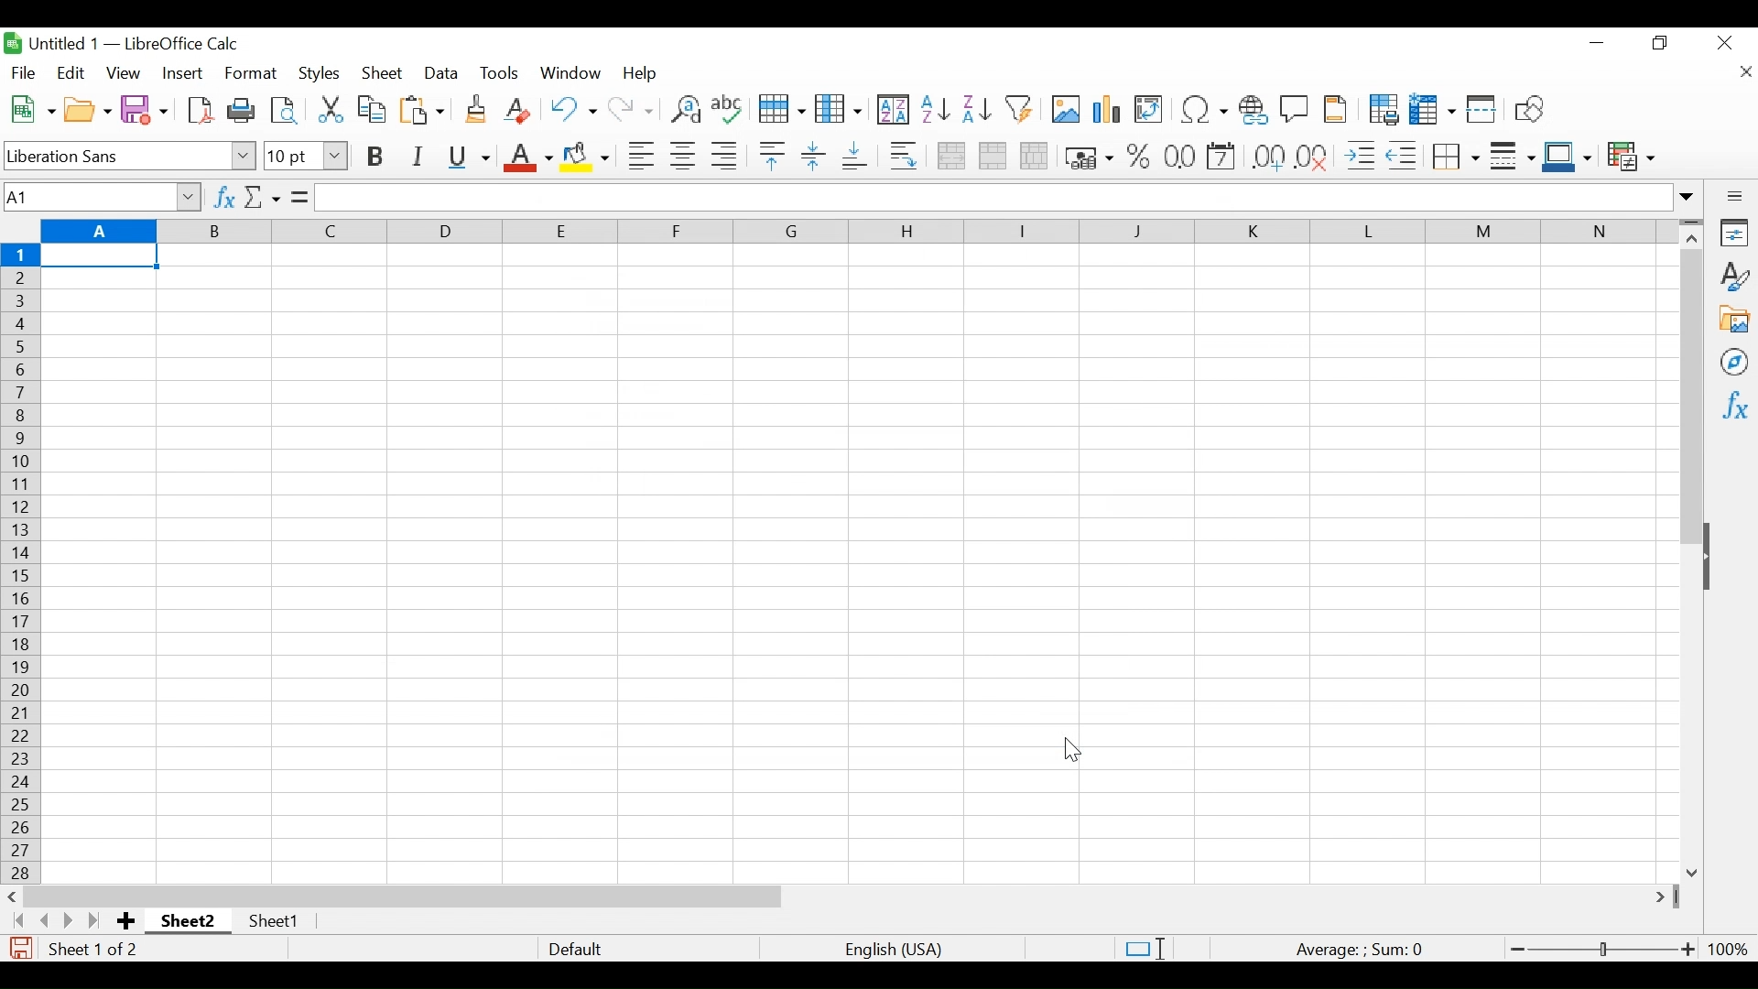 This screenshot has height=989, width=1758. What do you see at coordinates (1035, 157) in the screenshot?
I see `Unmerge cells` at bounding box center [1035, 157].